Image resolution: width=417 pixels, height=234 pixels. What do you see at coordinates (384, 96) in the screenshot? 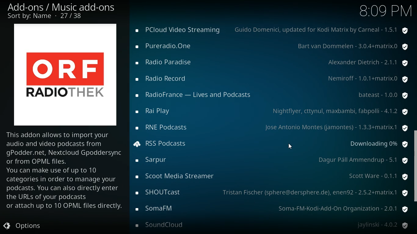
I see `provider` at bounding box center [384, 96].